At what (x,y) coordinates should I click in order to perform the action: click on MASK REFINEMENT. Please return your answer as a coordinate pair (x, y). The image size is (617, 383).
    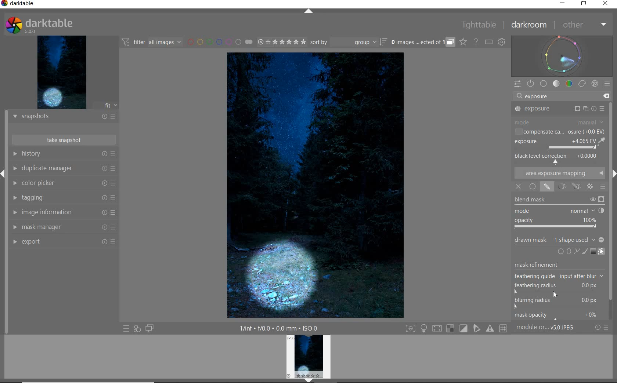
    Looking at the image, I should click on (560, 266).